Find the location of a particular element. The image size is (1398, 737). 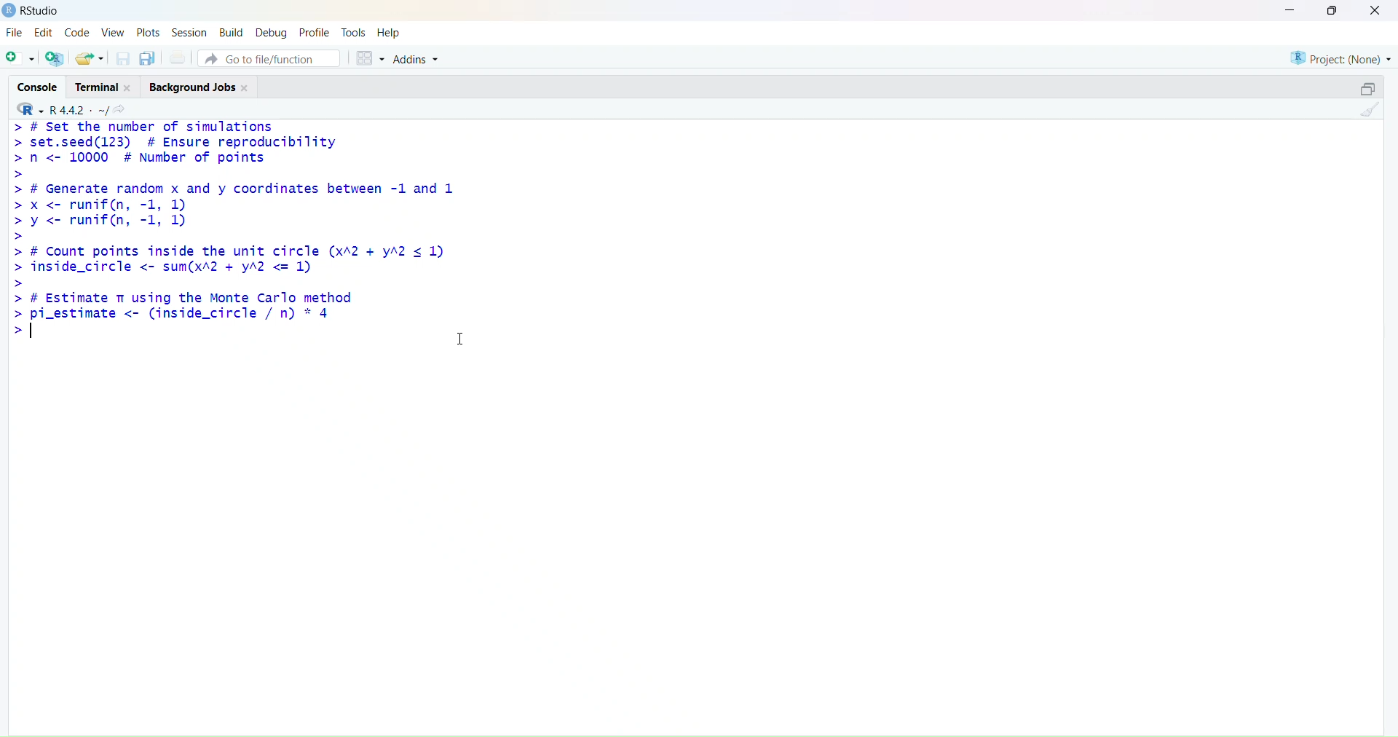

Help is located at coordinates (392, 31).